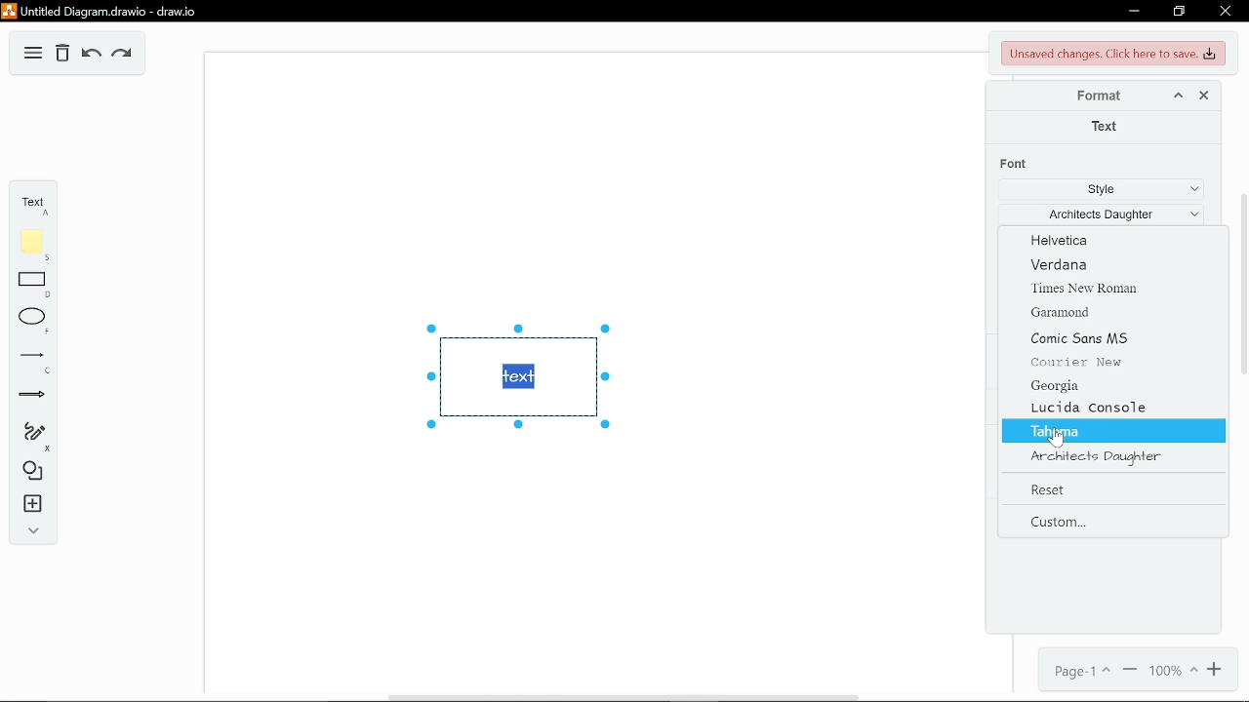 This screenshot has width=1249, height=702. What do you see at coordinates (33, 53) in the screenshot?
I see `diagram` at bounding box center [33, 53].